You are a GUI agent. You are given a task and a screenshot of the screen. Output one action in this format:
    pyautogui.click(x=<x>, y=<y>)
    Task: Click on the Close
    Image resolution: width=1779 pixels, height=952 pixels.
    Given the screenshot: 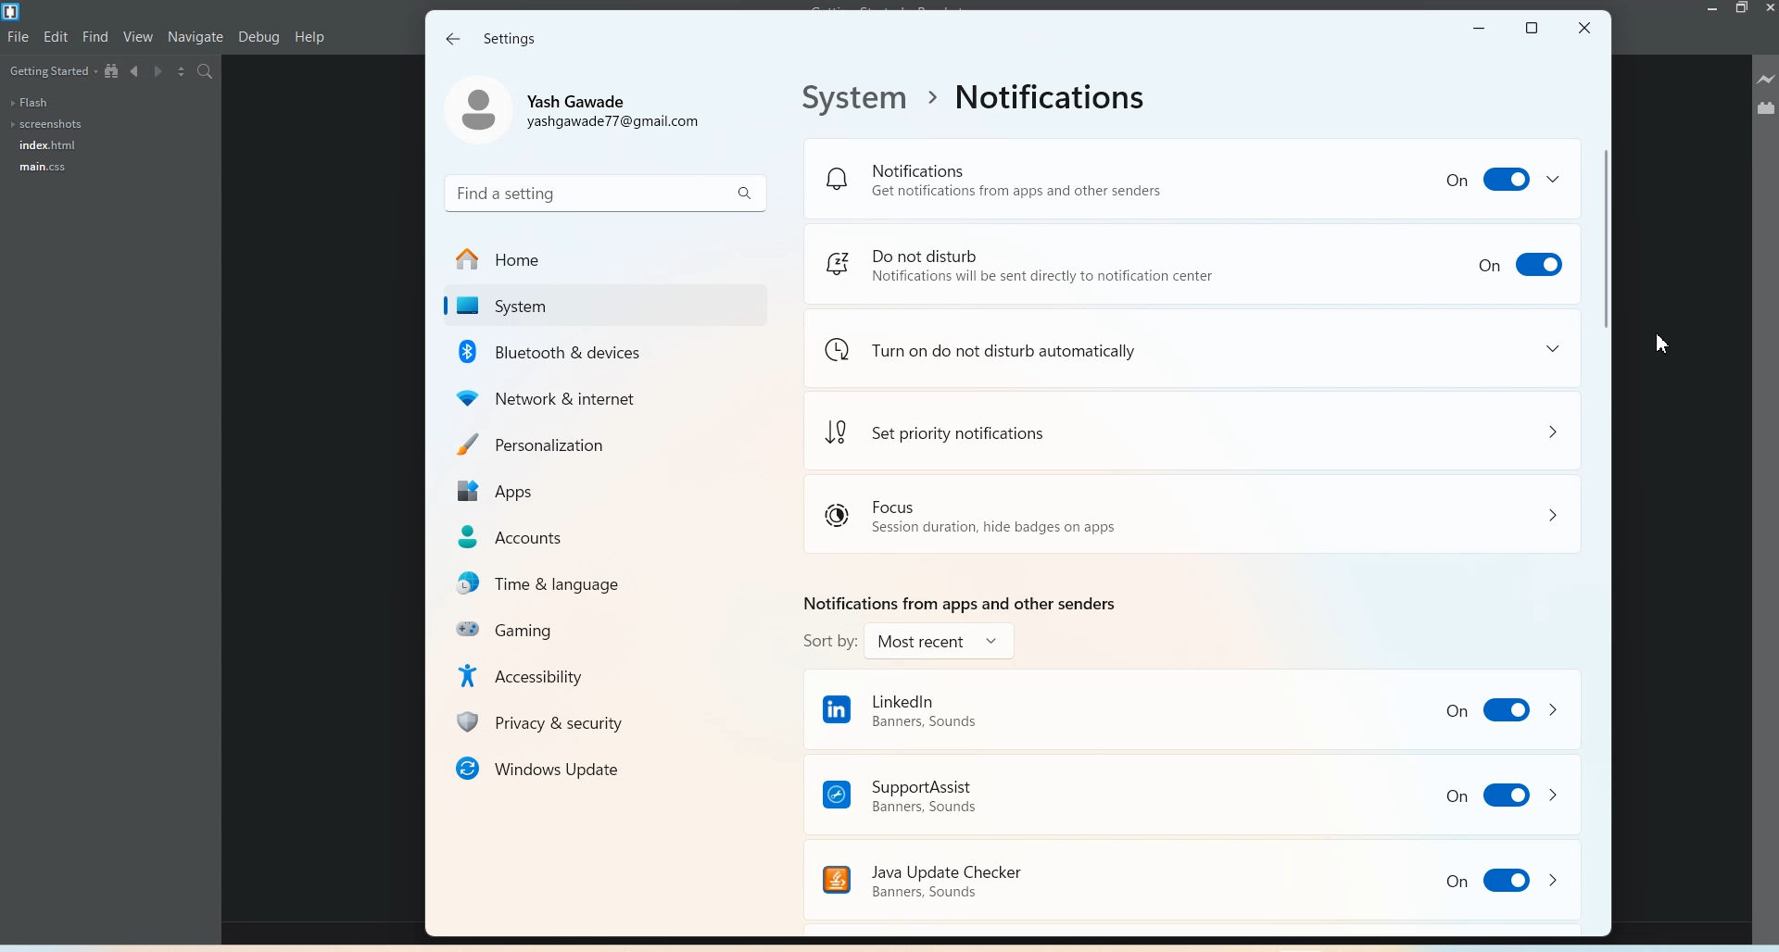 What is the action you would take?
    pyautogui.click(x=1768, y=9)
    